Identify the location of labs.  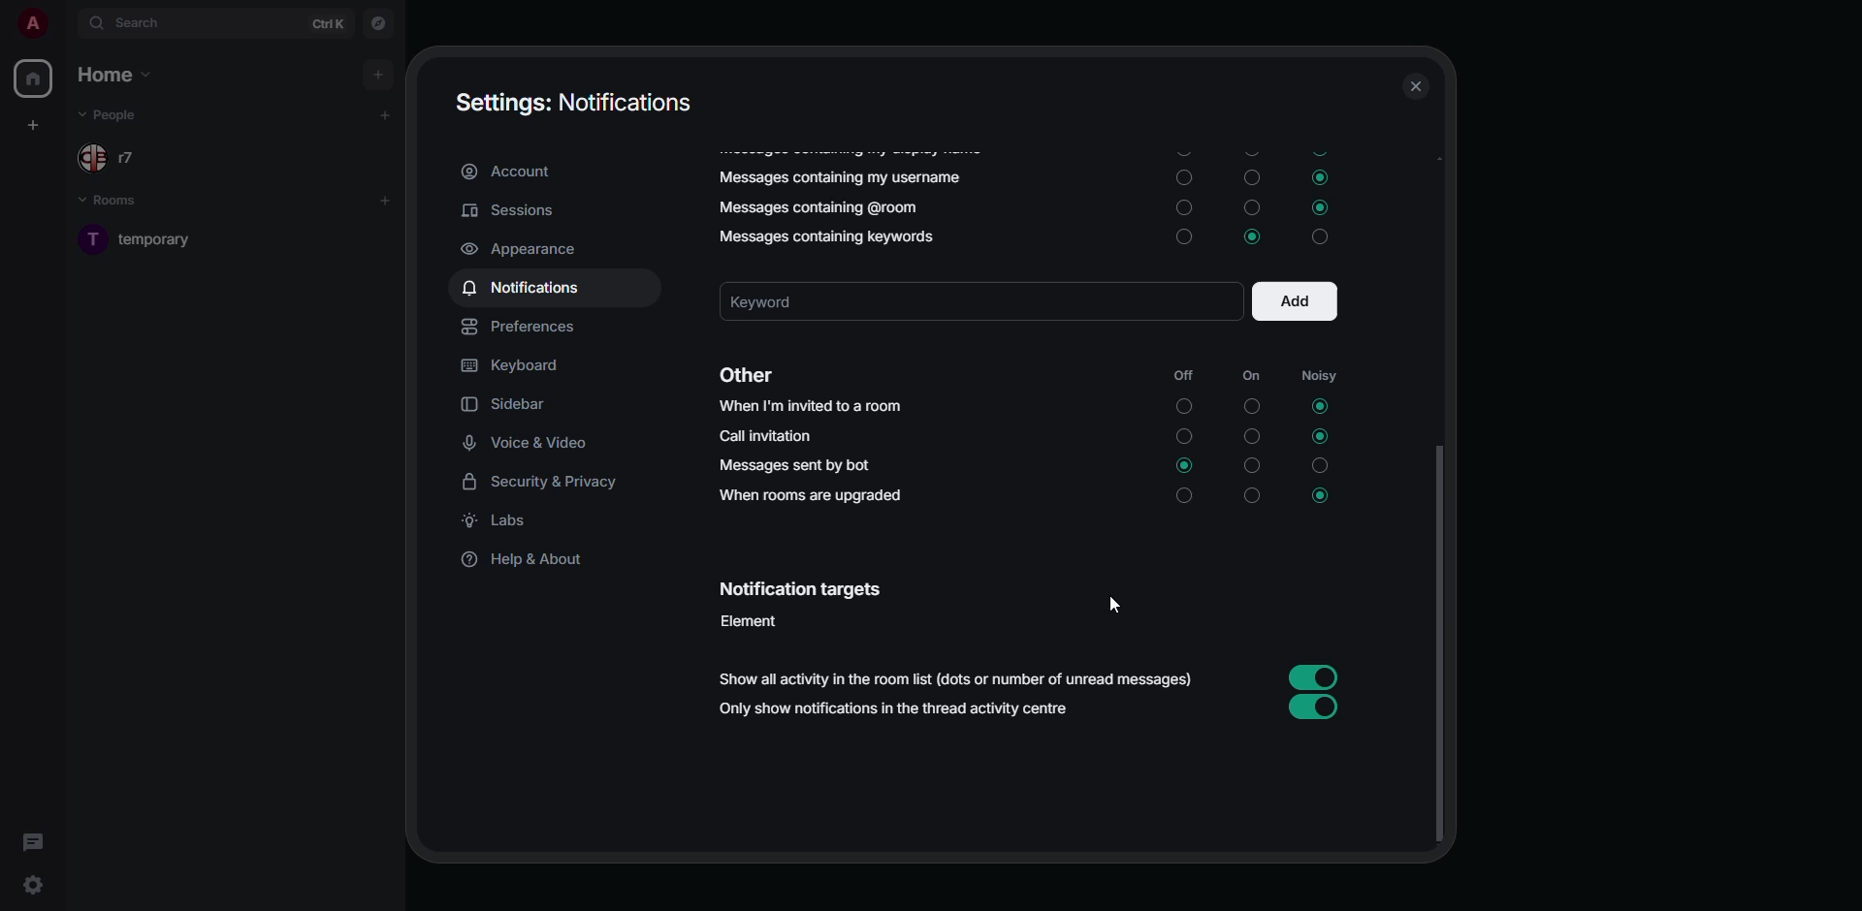
(498, 521).